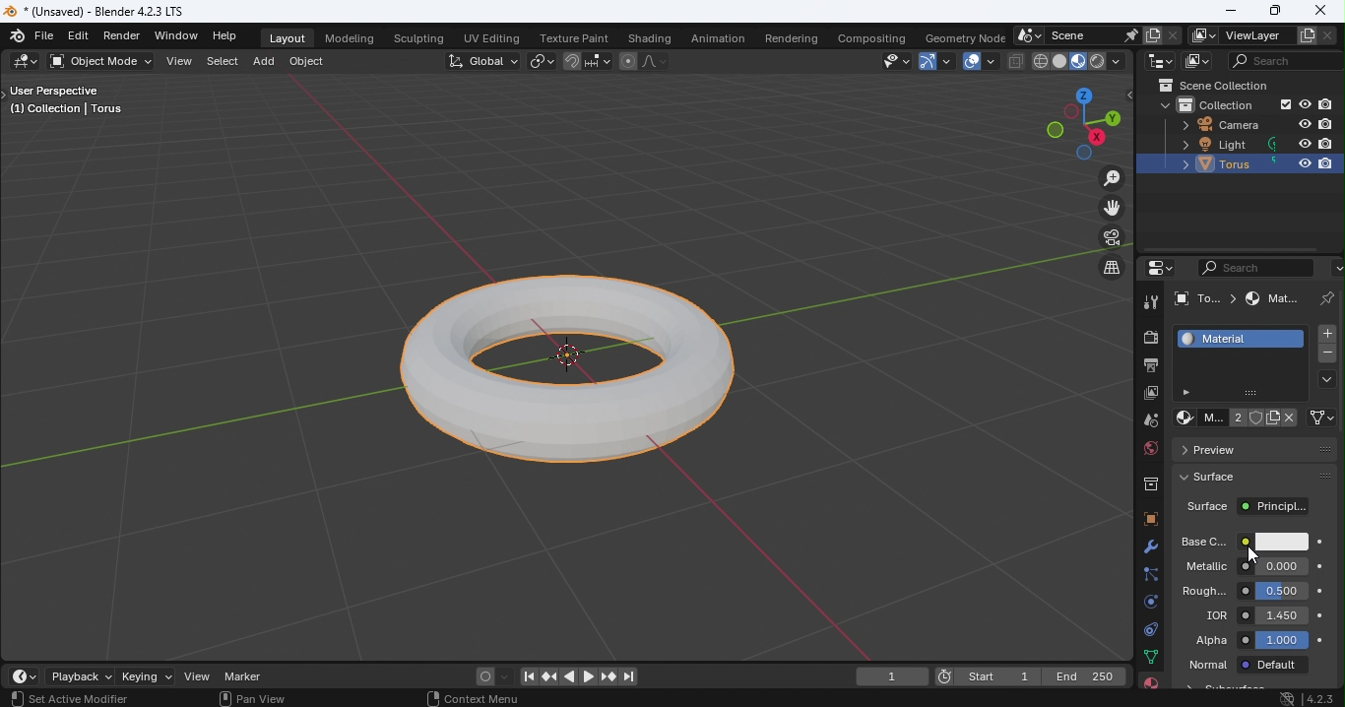  I want to click on Add view layer, so click(1309, 34).